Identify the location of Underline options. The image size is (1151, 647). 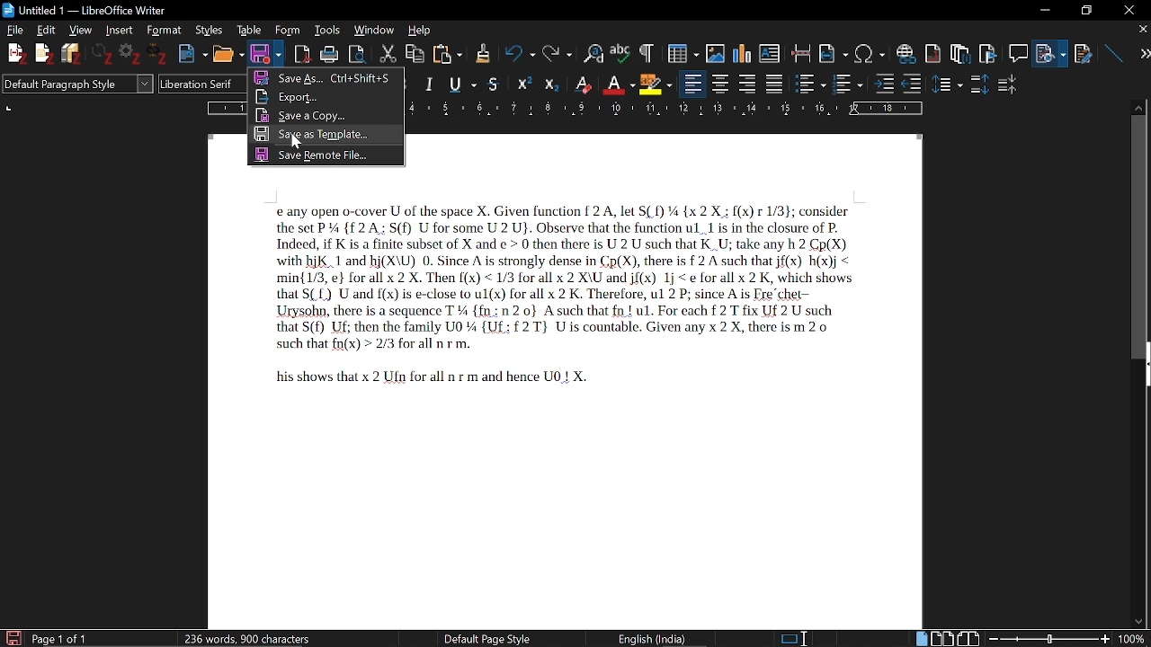
(460, 82).